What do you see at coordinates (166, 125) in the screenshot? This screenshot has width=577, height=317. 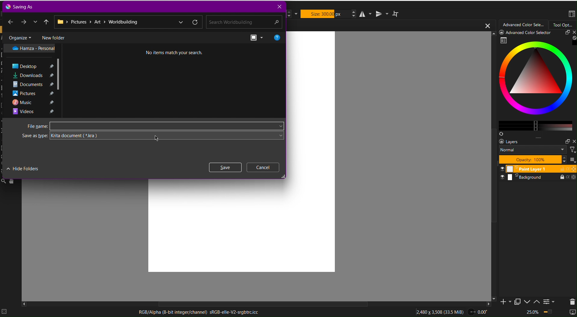 I see `File Name options` at bounding box center [166, 125].